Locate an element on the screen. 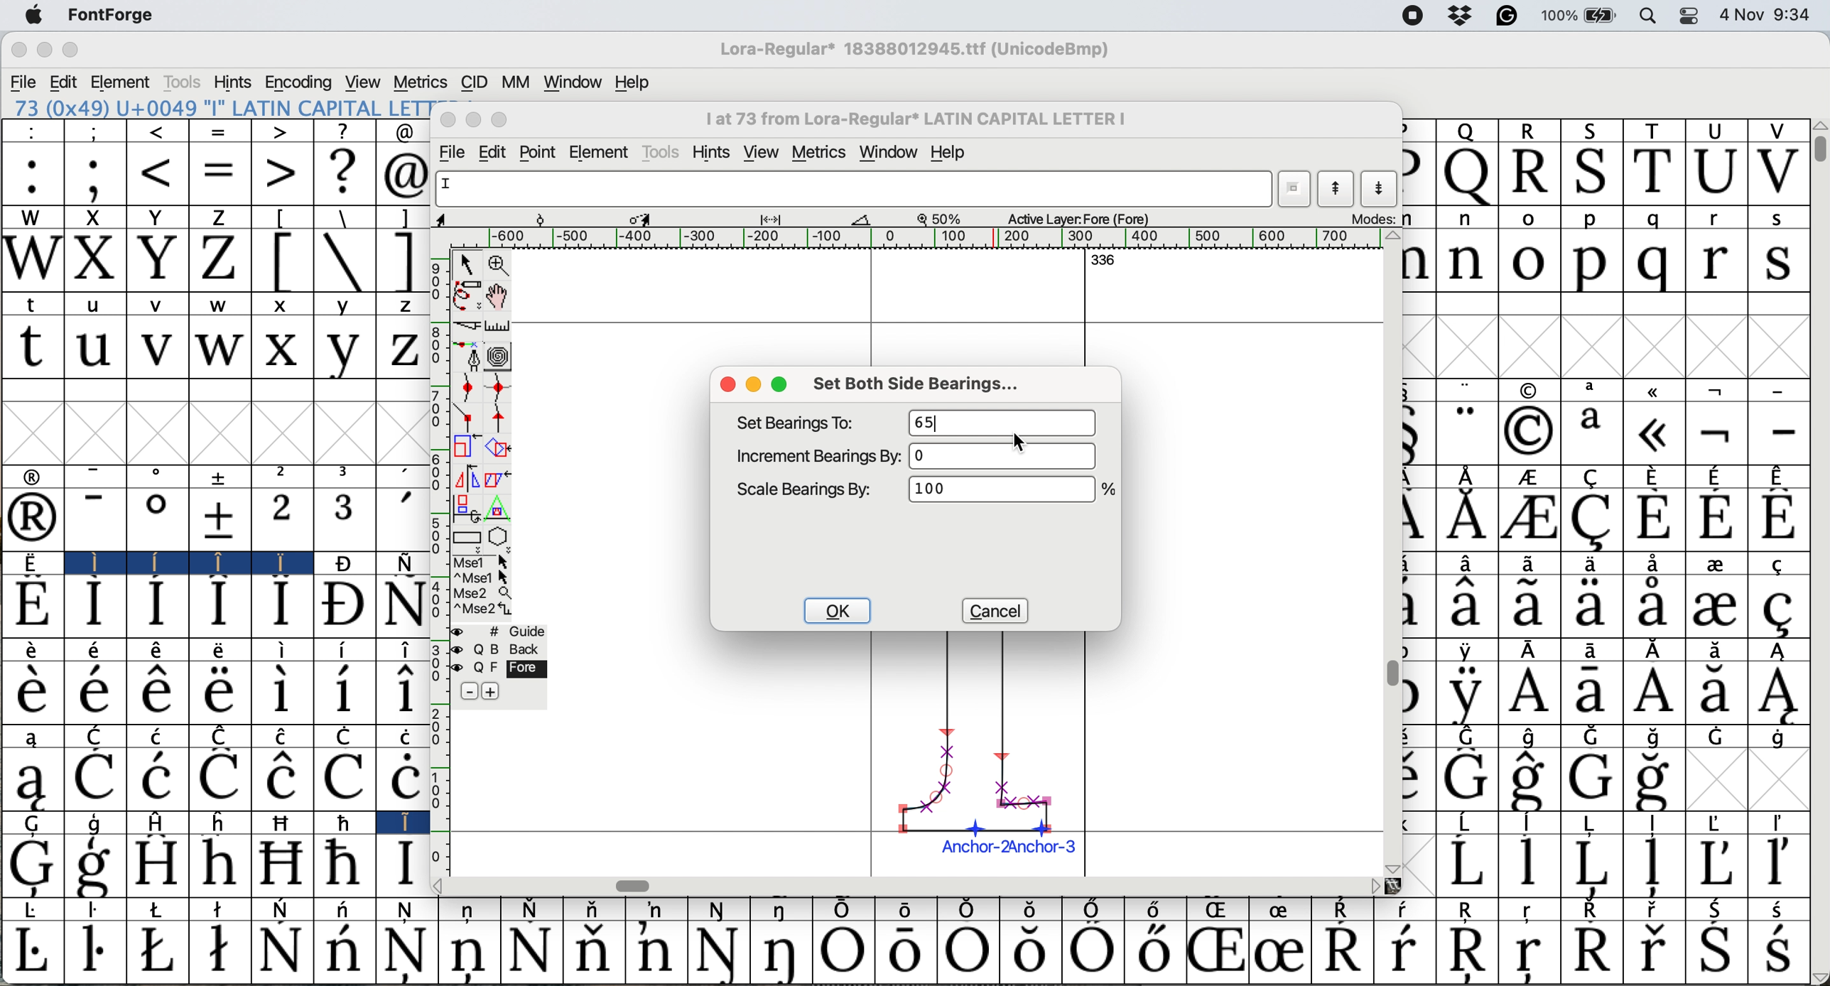  horizontal scale is located at coordinates (919, 238).